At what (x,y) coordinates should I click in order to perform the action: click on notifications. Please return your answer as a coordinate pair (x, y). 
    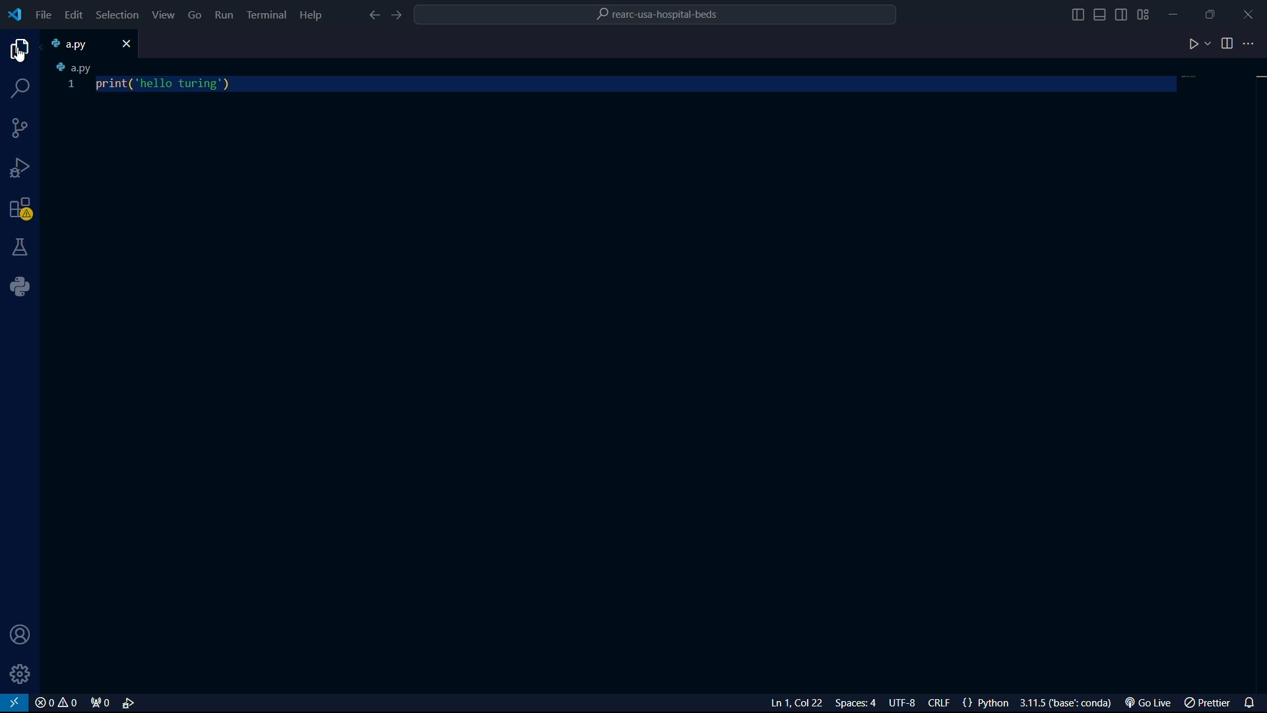
    Looking at the image, I should click on (1251, 702).